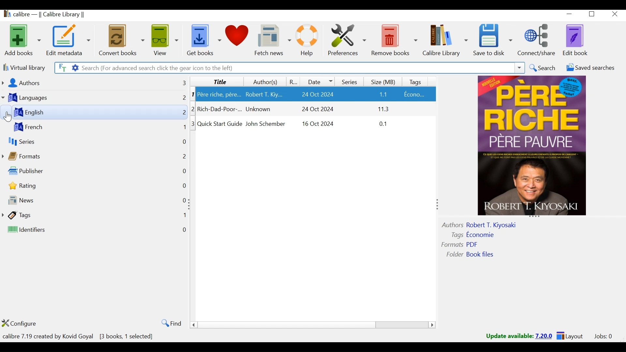 The width and height of the screenshot is (626, 352). I want to click on $5)
Sa
PERE PAUVRE
ROBERT Ny KIYOSAKI, so click(535, 147).